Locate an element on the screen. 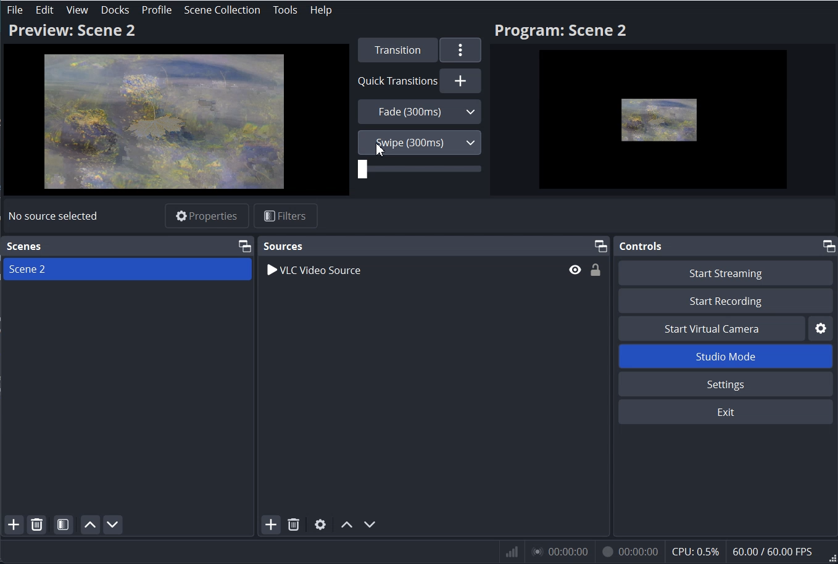 This screenshot has height=564, width=838. Source is located at coordinates (283, 246).